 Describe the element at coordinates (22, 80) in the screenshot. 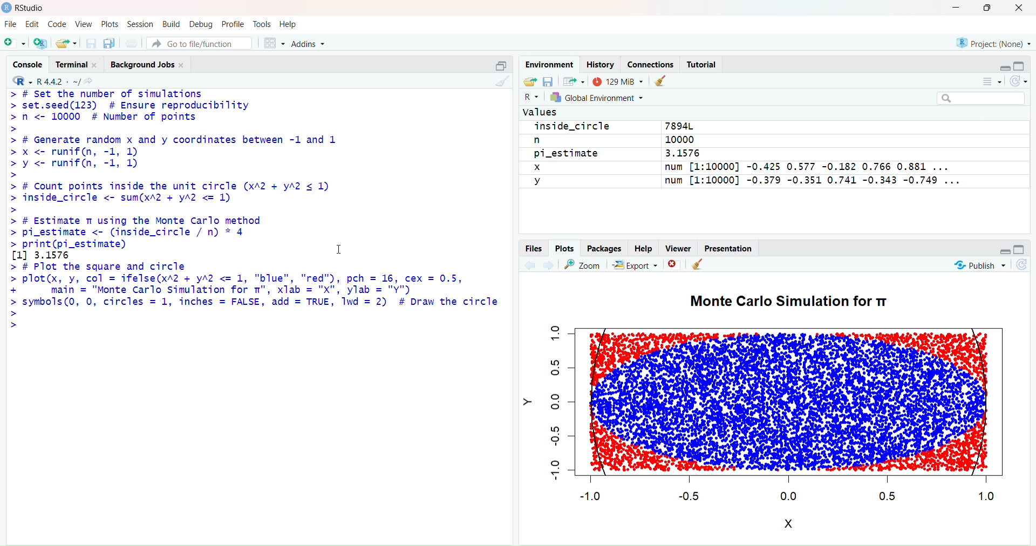

I see `R` at that location.